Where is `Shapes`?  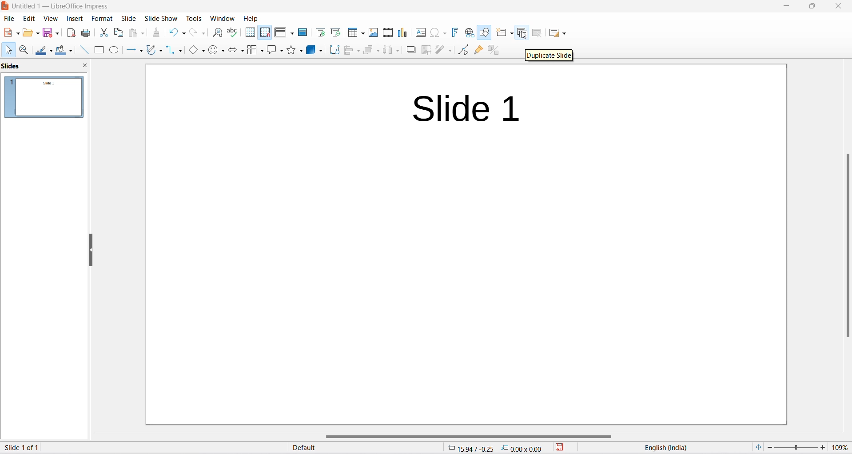
Shapes is located at coordinates (295, 51).